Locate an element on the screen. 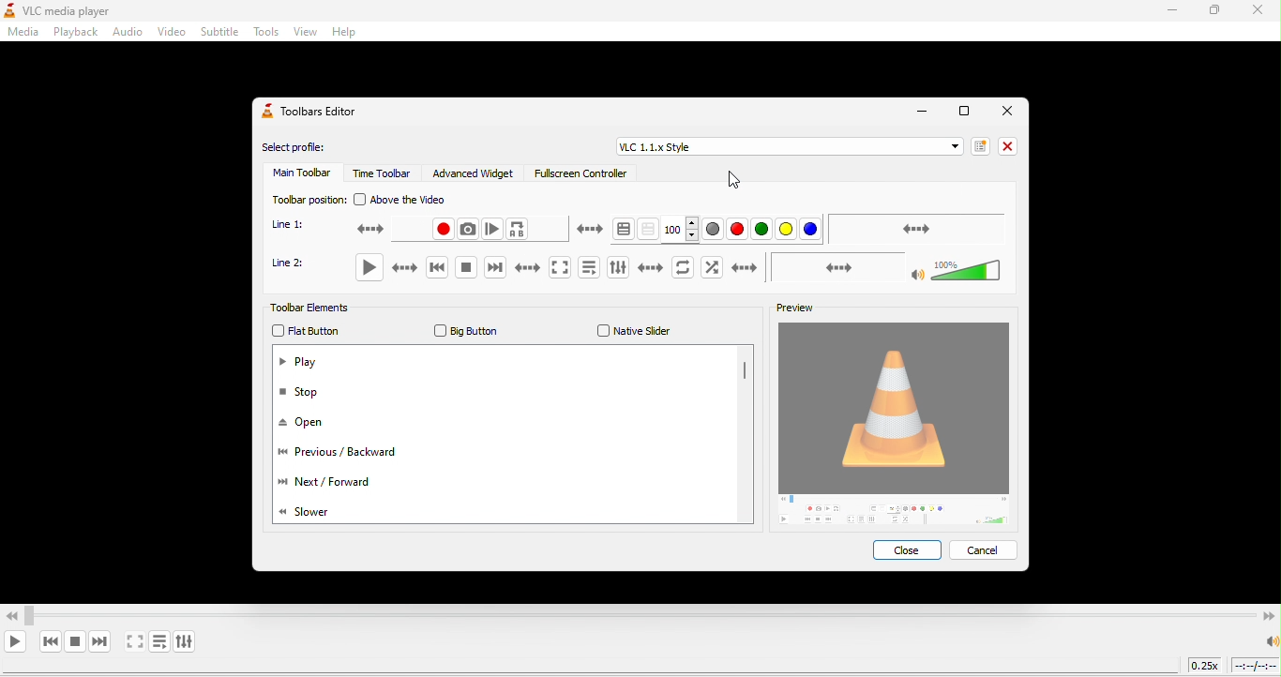 This screenshot has height=677, width=1281. video is located at coordinates (170, 33).